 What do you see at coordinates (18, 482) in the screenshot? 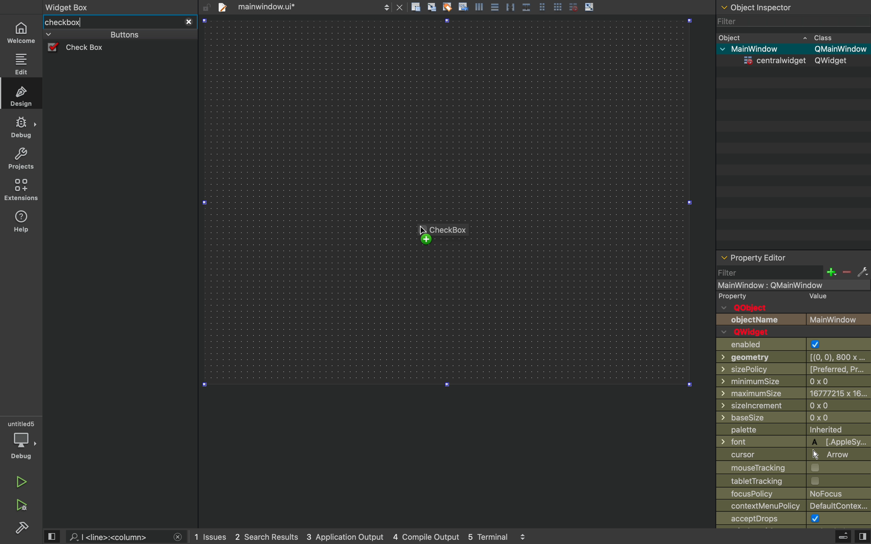
I see `run` at bounding box center [18, 482].